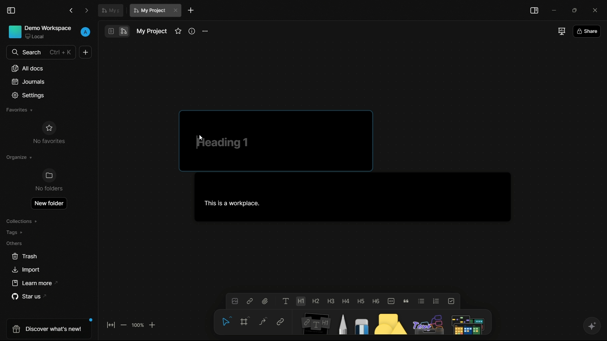 This screenshot has height=341, width=607. What do you see at coordinates (251, 300) in the screenshot?
I see `insert link` at bounding box center [251, 300].